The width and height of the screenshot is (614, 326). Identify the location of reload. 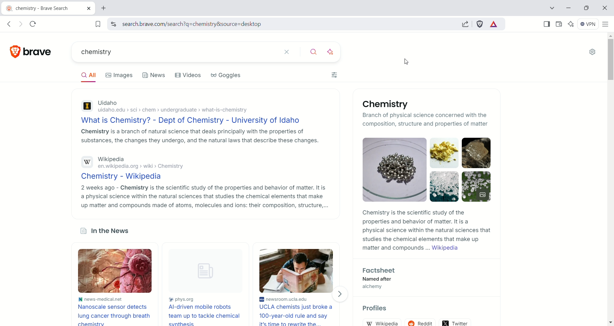
(35, 24).